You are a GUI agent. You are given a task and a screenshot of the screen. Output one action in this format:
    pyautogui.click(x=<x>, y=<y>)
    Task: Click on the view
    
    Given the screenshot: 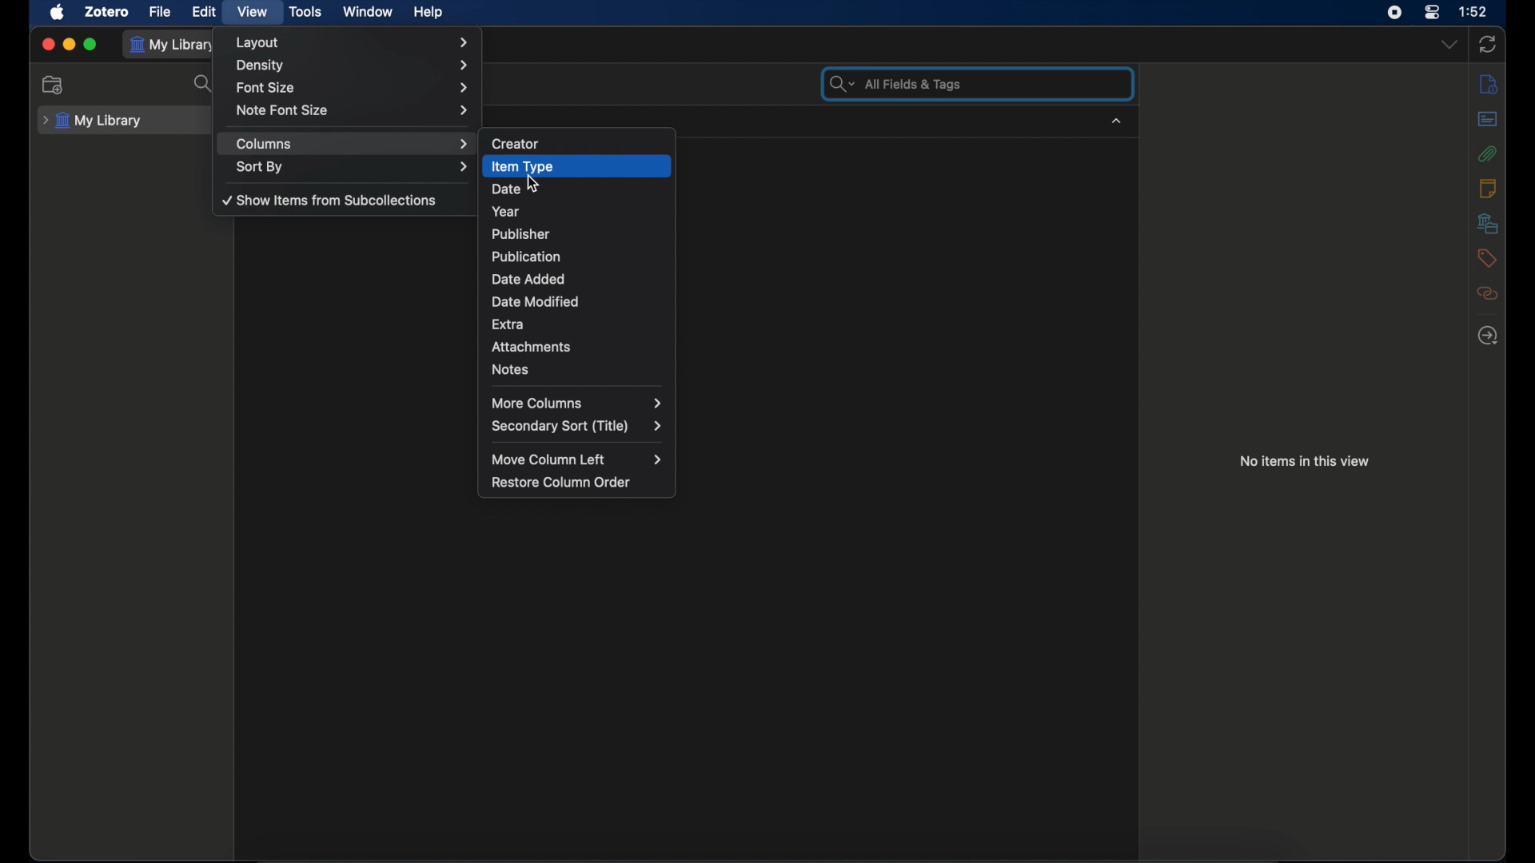 What is the action you would take?
    pyautogui.click(x=253, y=13)
    